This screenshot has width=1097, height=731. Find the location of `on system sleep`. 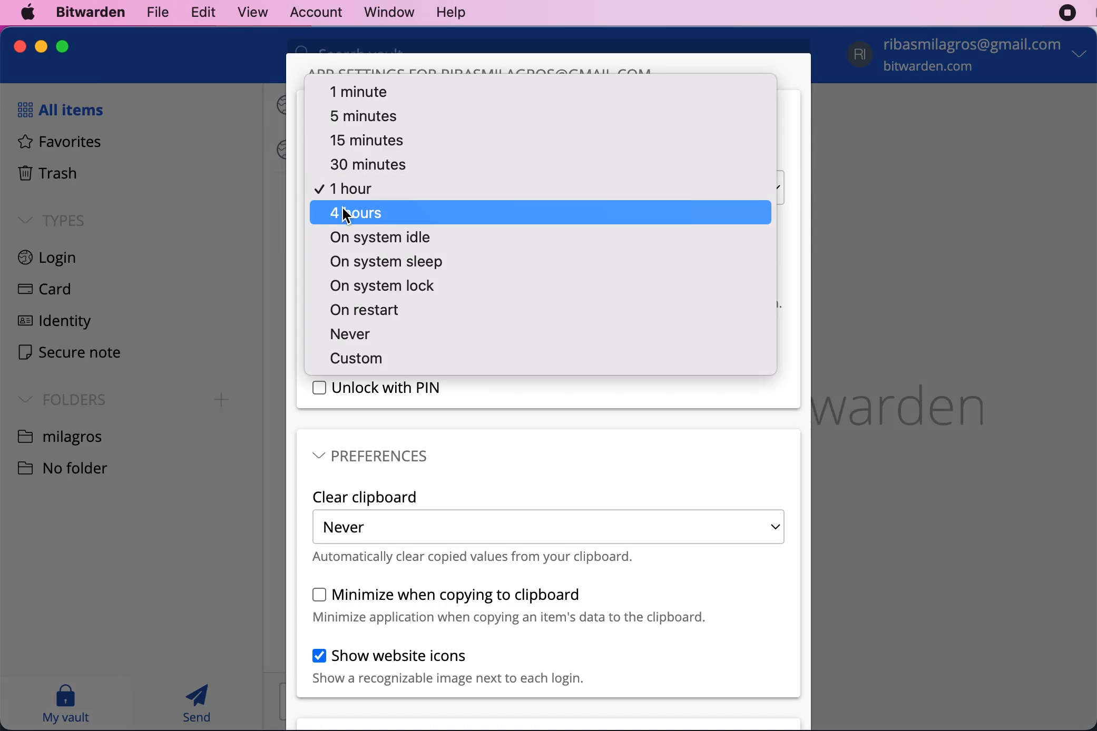

on system sleep is located at coordinates (383, 263).